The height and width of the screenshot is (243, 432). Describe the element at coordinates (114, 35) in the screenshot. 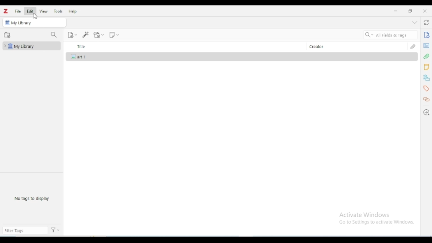

I see `new note` at that location.